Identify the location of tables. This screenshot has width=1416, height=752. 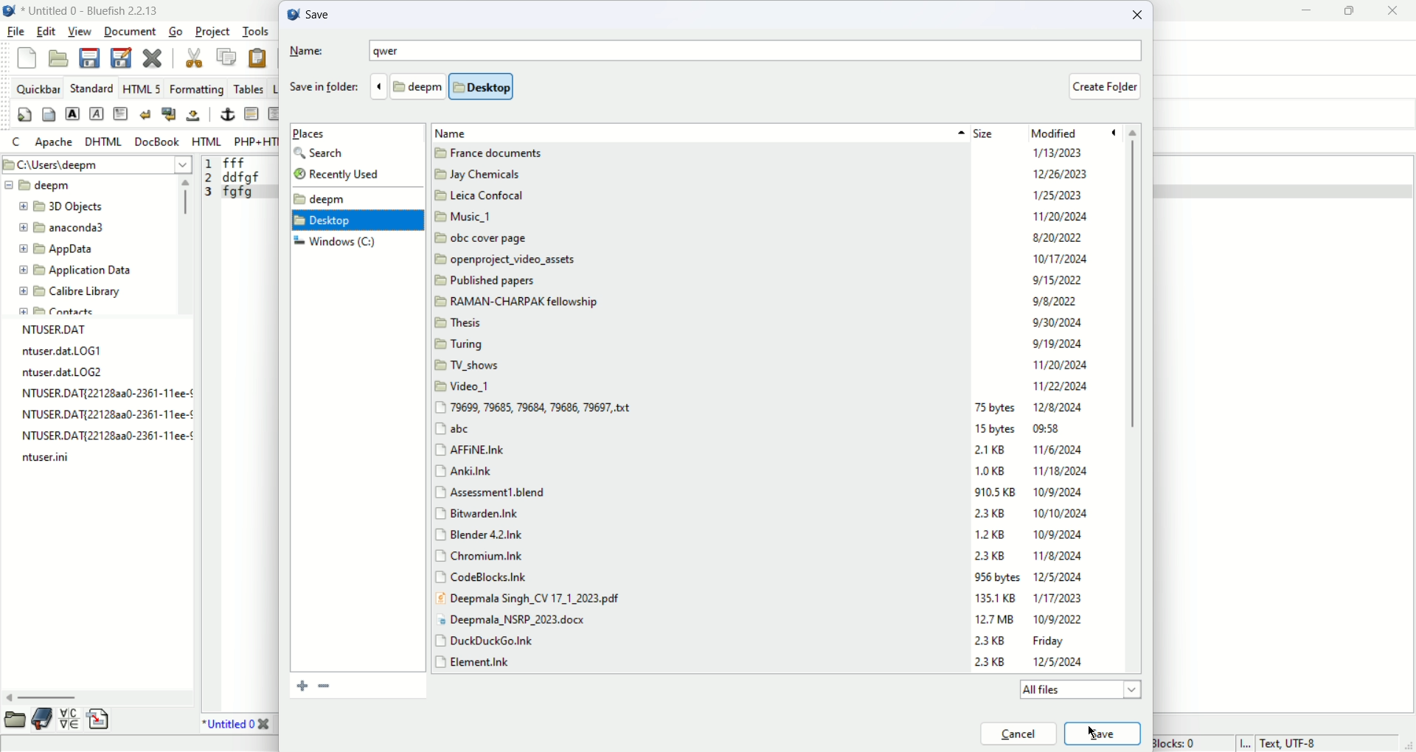
(246, 88).